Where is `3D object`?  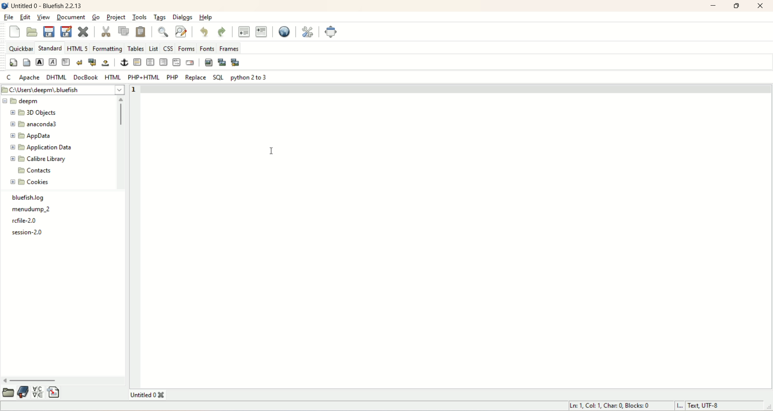 3D object is located at coordinates (35, 113).